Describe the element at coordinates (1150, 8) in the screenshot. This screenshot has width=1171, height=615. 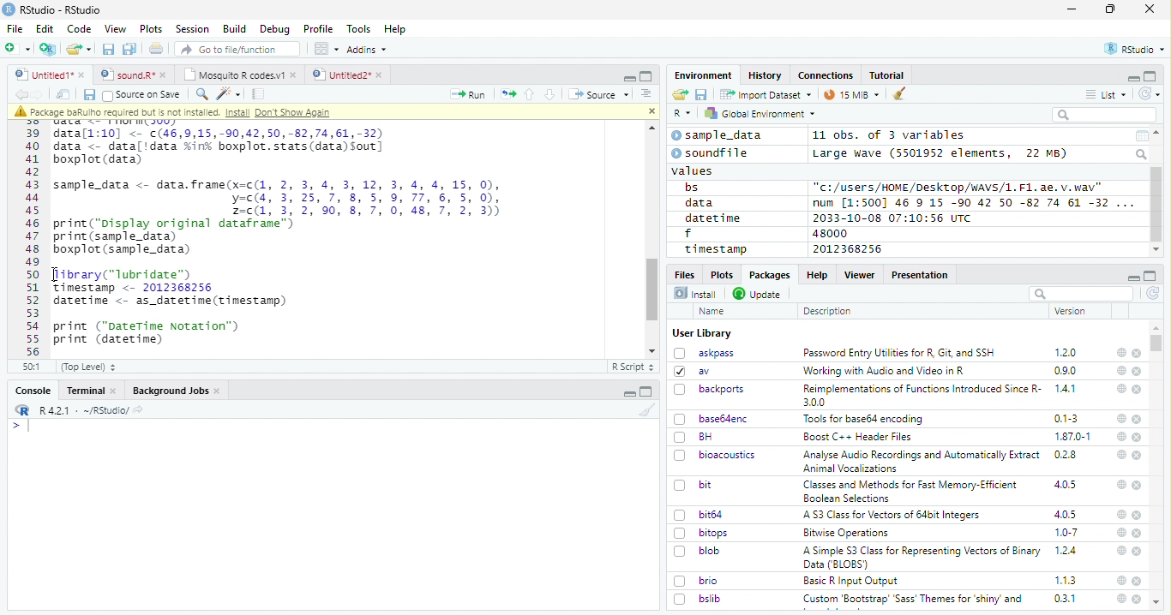
I see `close` at that location.